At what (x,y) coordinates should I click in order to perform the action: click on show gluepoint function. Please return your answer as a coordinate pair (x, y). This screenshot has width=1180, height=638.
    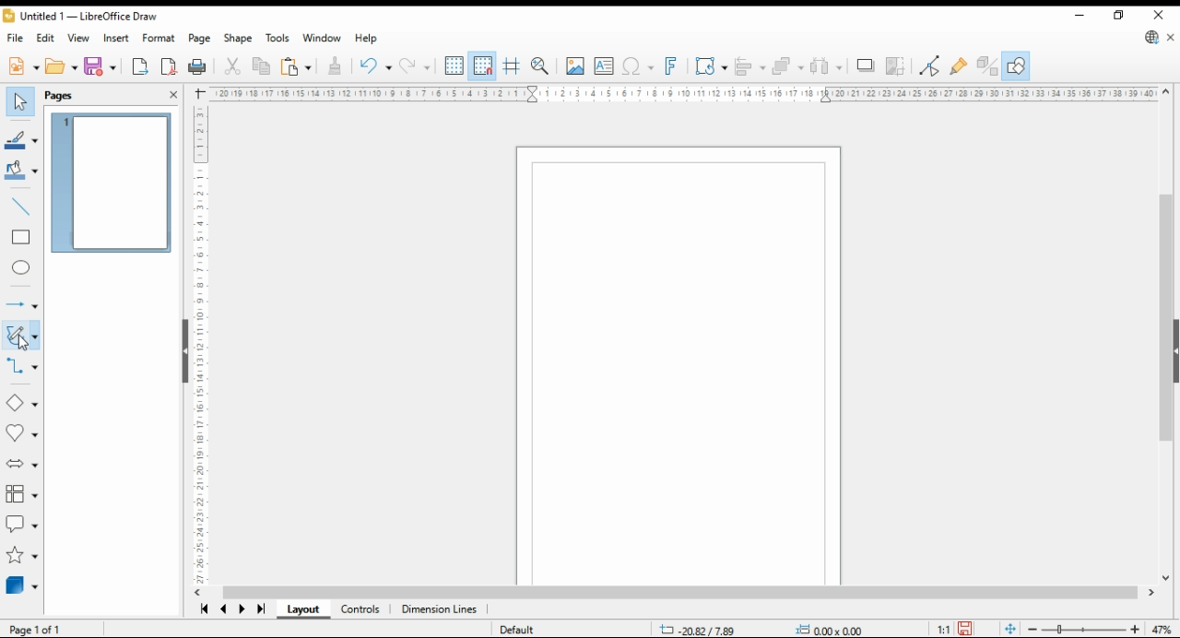
    Looking at the image, I should click on (960, 66).